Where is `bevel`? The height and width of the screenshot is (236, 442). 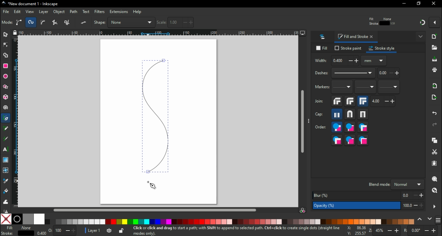
bevel is located at coordinates (337, 102).